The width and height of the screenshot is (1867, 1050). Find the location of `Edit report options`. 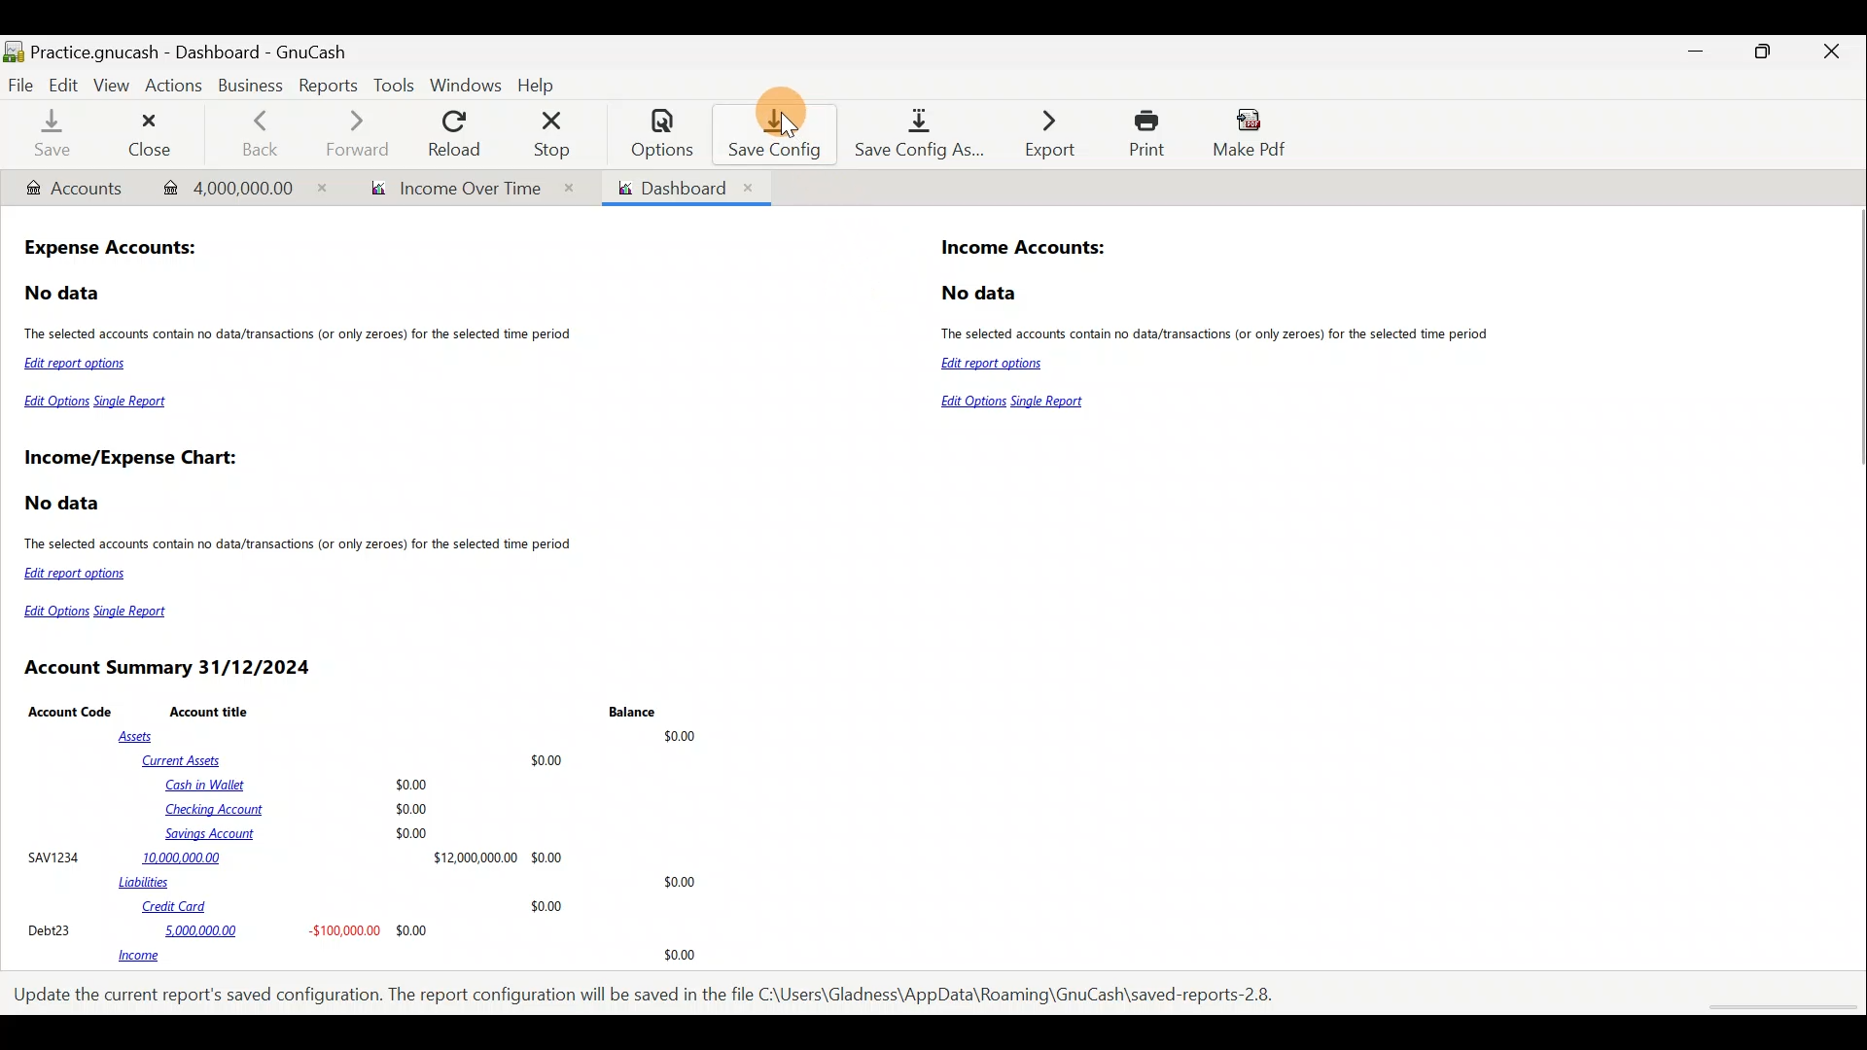

Edit report options is located at coordinates (79, 574).